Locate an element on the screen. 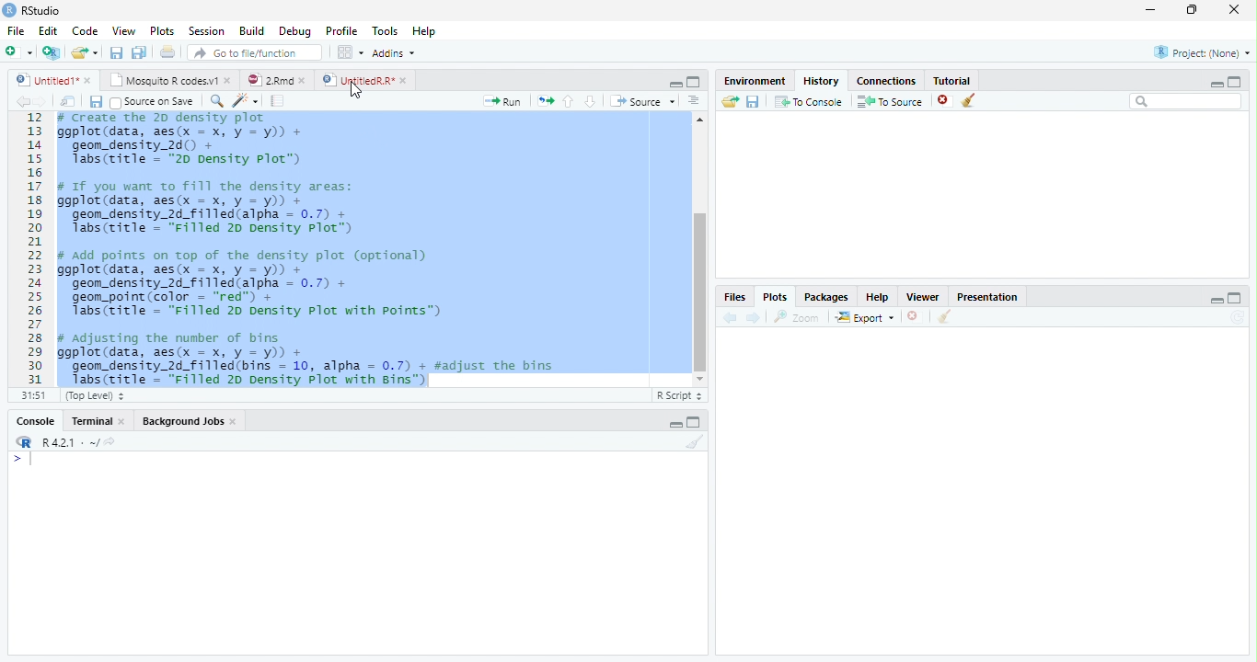 Image resolution: width=1257 pixels, height=662 pixels. Tools is located at coordinates (386, 31).